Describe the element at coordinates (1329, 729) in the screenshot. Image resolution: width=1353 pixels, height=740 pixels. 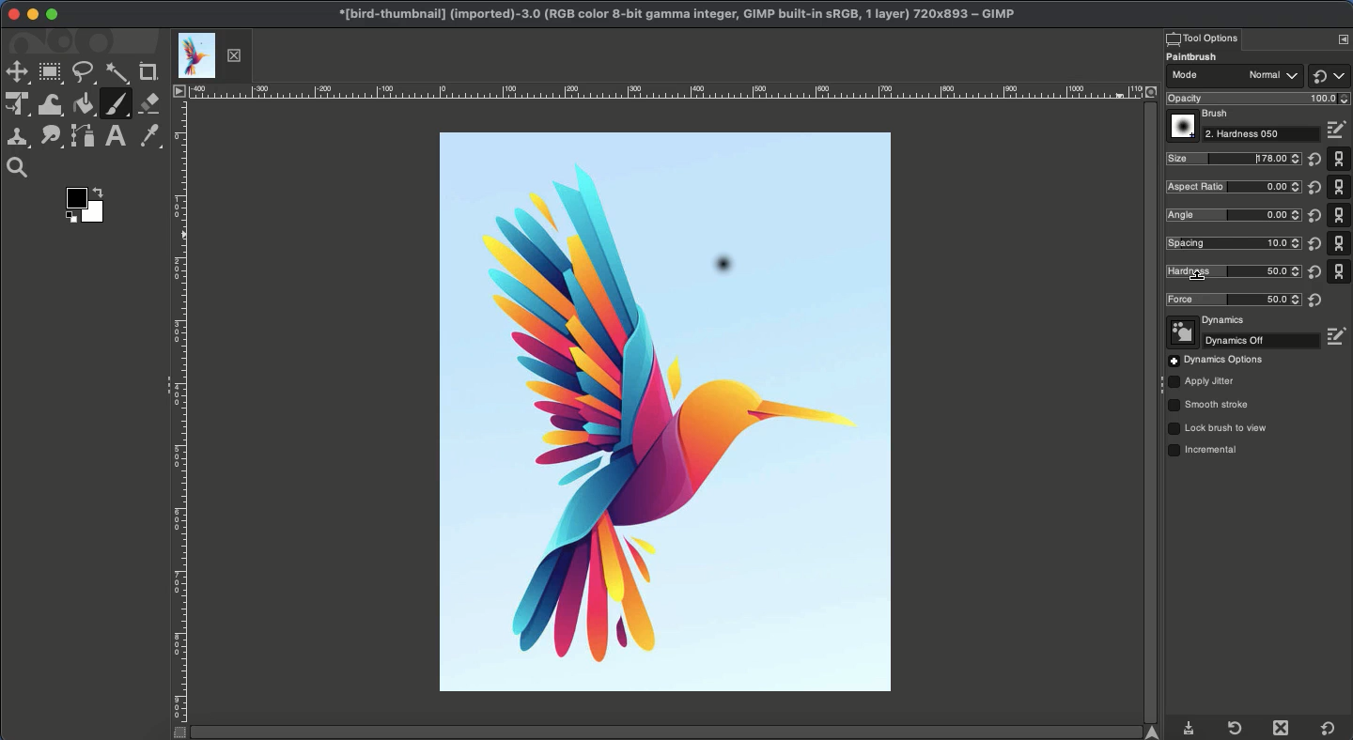
I see `Default` at that location.